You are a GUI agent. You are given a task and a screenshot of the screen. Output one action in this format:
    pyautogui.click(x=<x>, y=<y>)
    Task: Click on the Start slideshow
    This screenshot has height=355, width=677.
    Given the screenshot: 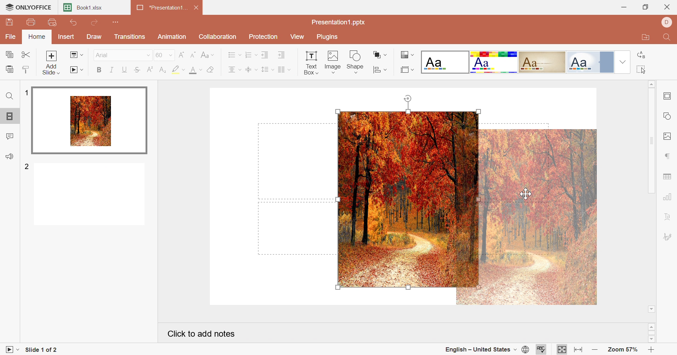 What is the action you would take?
    pyautogui.click(x=10, y=349)
    